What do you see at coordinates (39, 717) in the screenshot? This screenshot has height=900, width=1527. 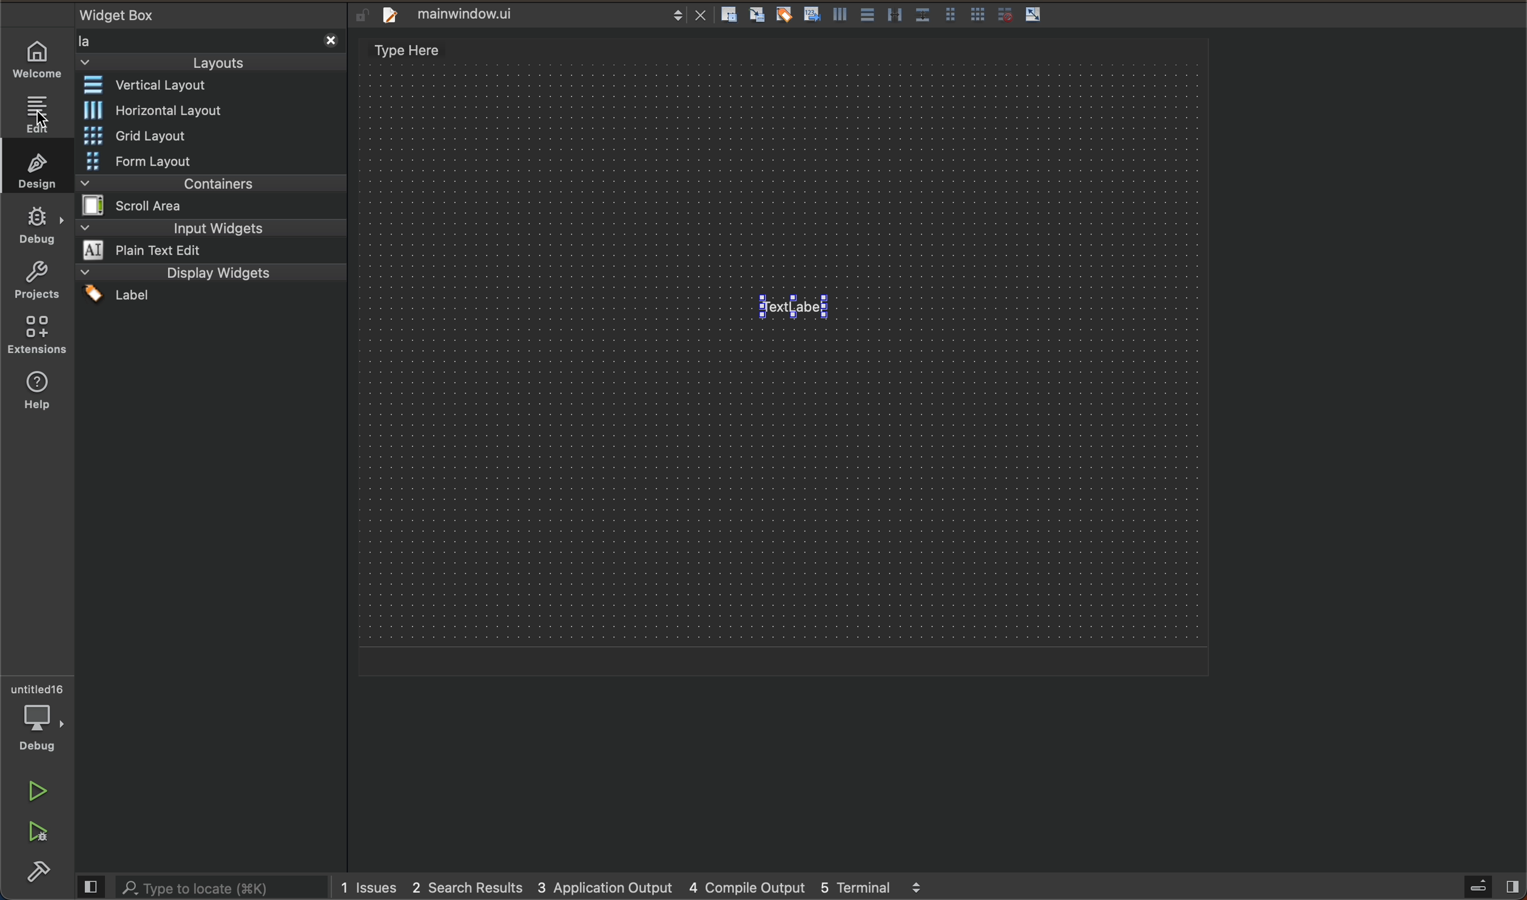 I see `debugger` at bounding box center [39, 717].